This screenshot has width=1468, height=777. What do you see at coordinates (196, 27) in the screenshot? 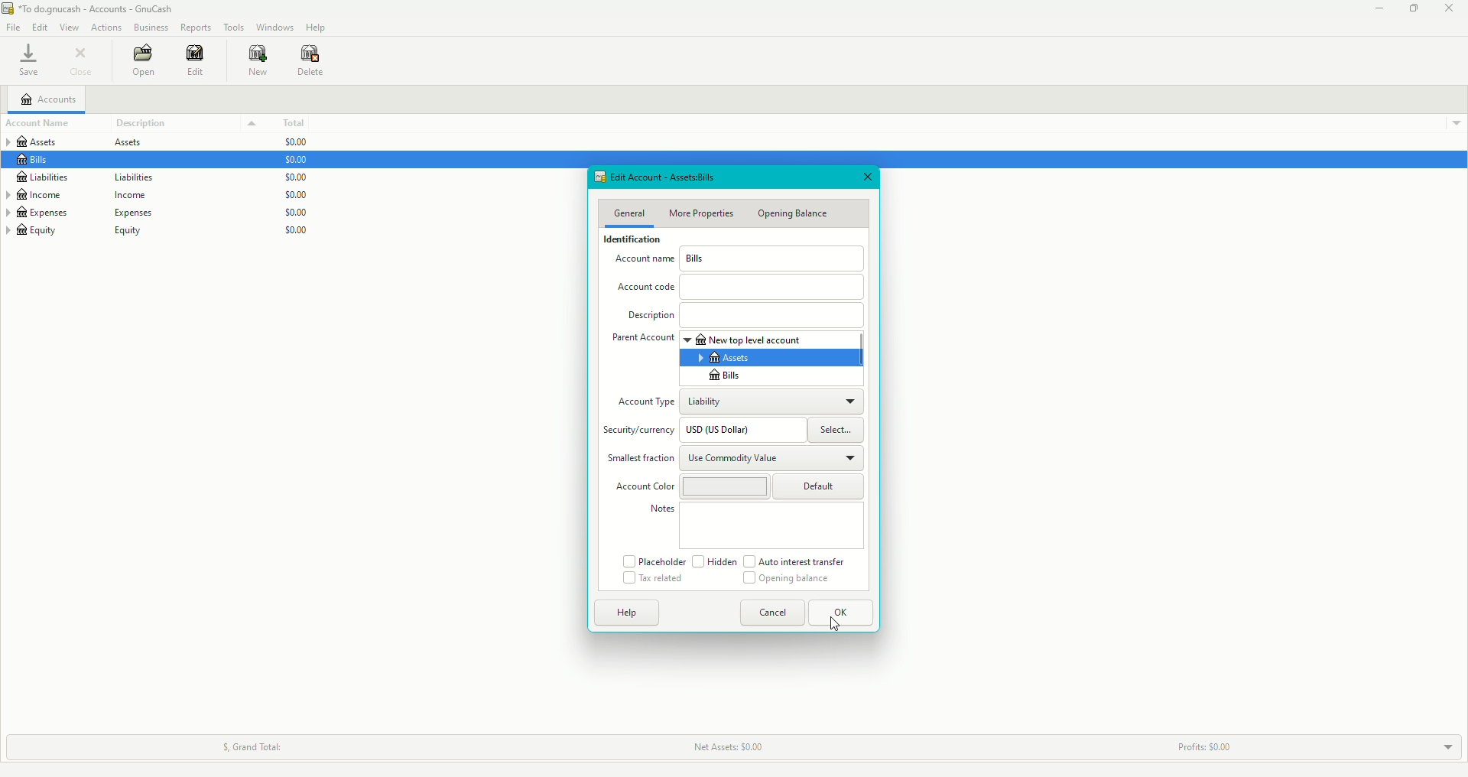
I see `Reports` at bounding box center [196, 27].